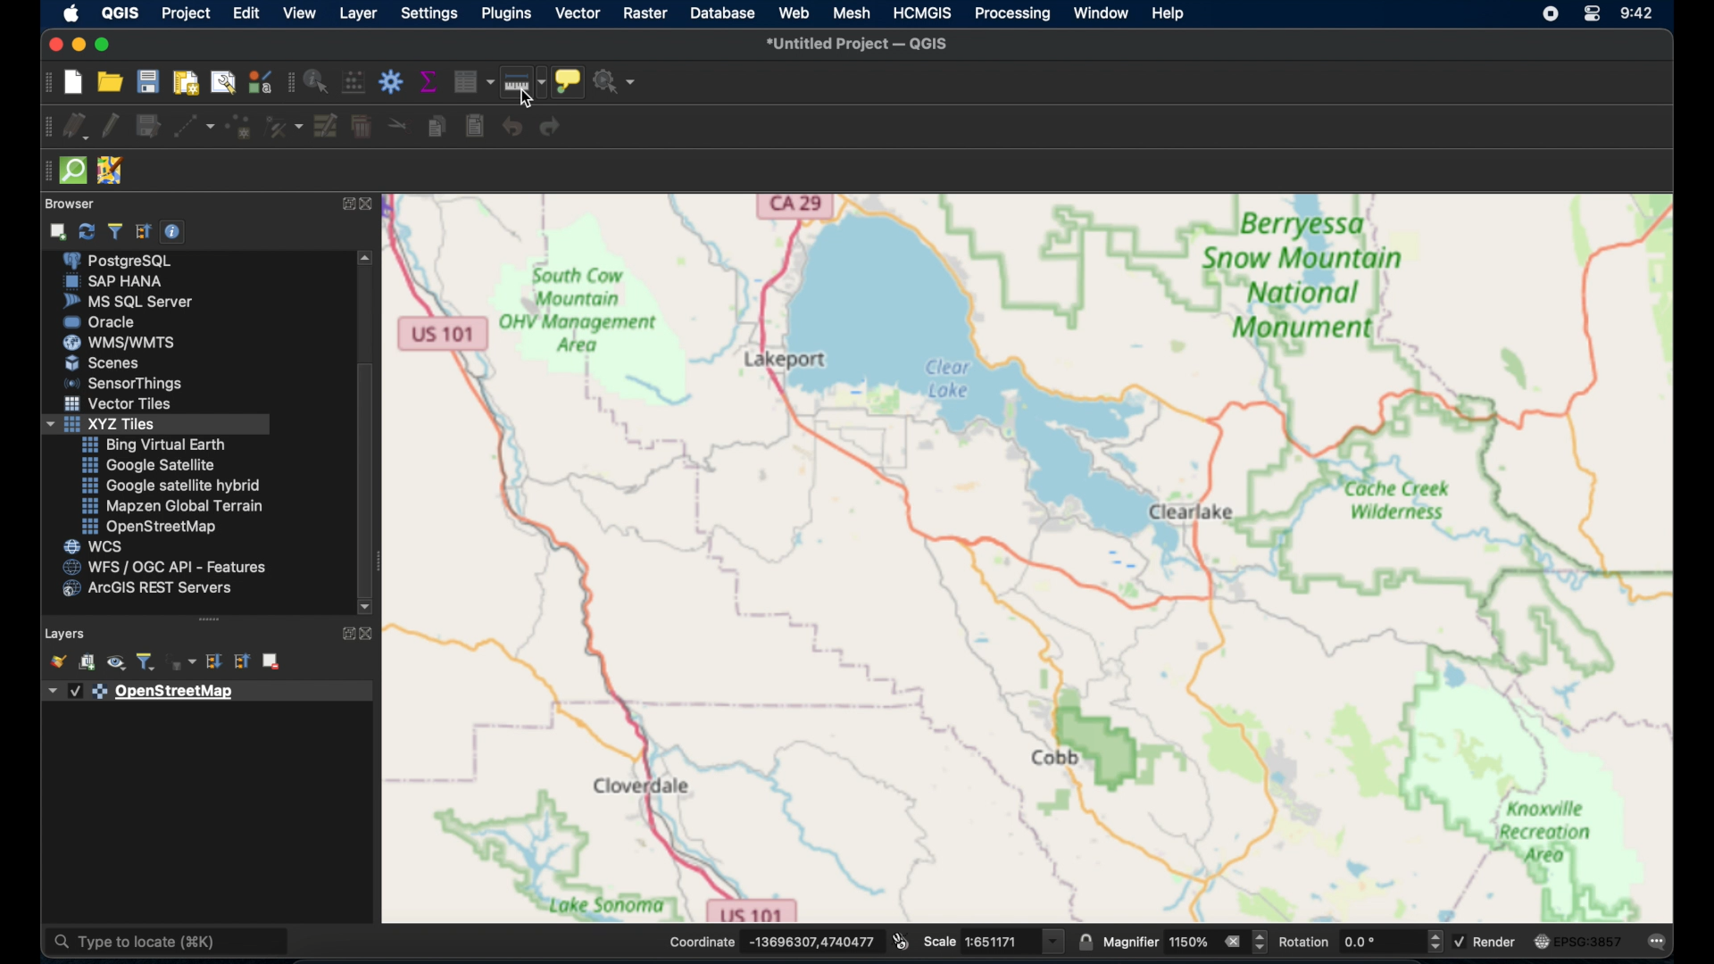 Image resolution: width=1714 pixels, height=964 pixels. What do you see at coordinates (473, 81) in the screenshot?
I see `show attributes table` at bounding box center [473, 81].